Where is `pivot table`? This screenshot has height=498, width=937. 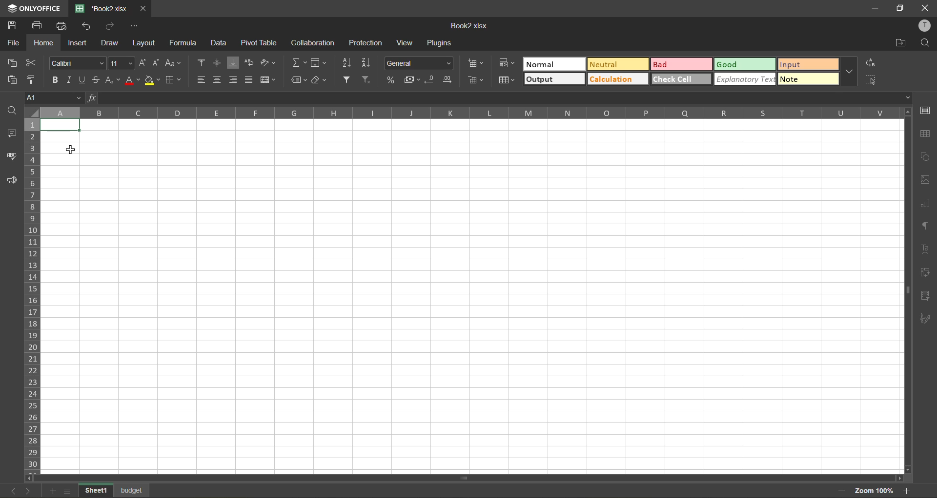 pivot table is located at coordinates (925, 273).